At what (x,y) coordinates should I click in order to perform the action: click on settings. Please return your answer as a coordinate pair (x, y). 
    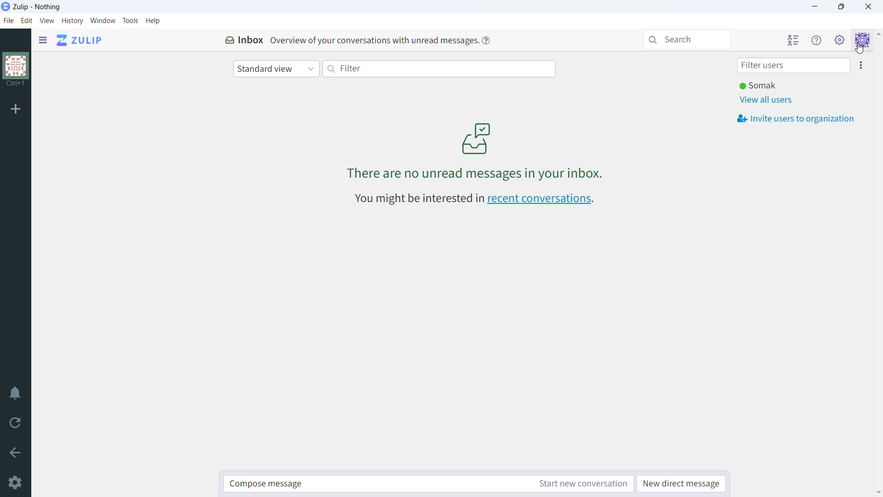
    Looking at the image, I should click on (16, 484).